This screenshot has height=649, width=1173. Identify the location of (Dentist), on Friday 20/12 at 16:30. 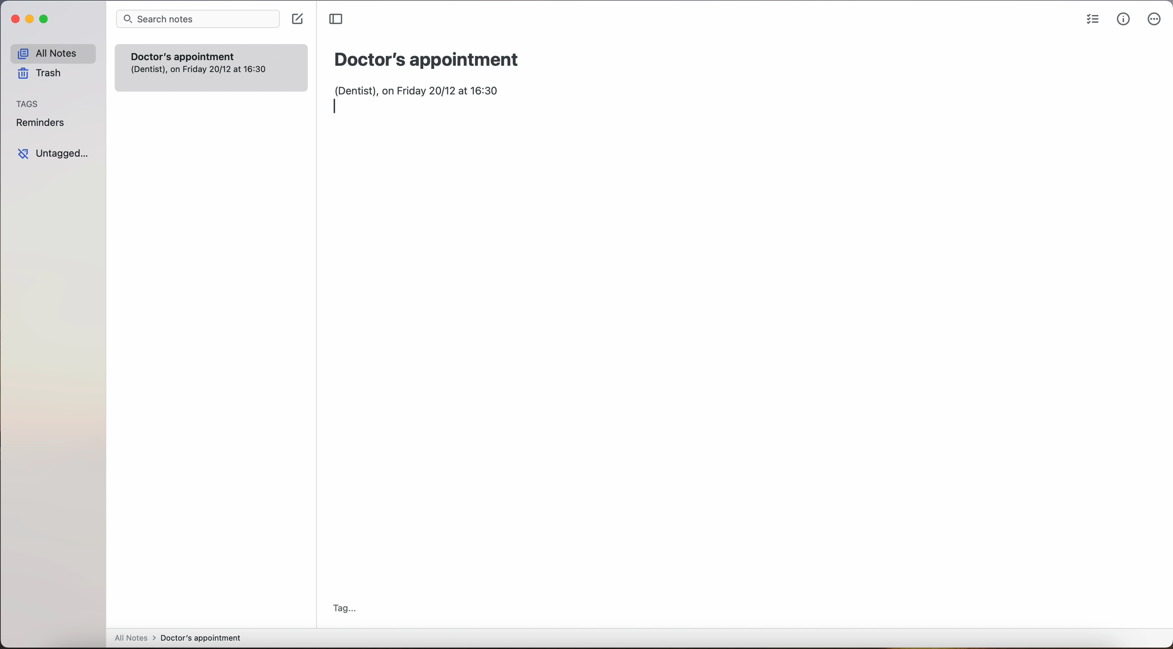
(426, 89).